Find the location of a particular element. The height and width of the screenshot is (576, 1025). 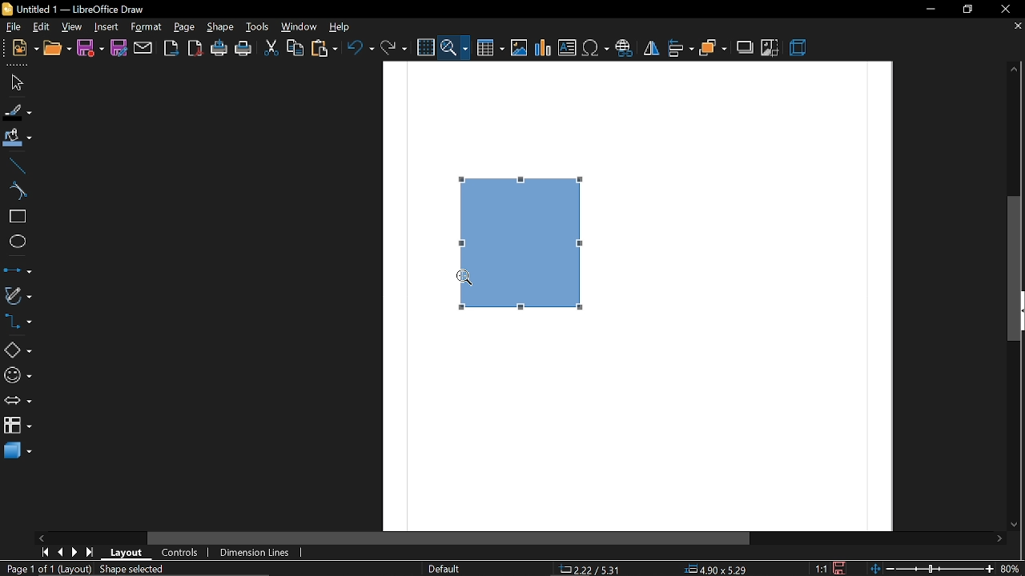

connectors is located at coordinates (18, 323).